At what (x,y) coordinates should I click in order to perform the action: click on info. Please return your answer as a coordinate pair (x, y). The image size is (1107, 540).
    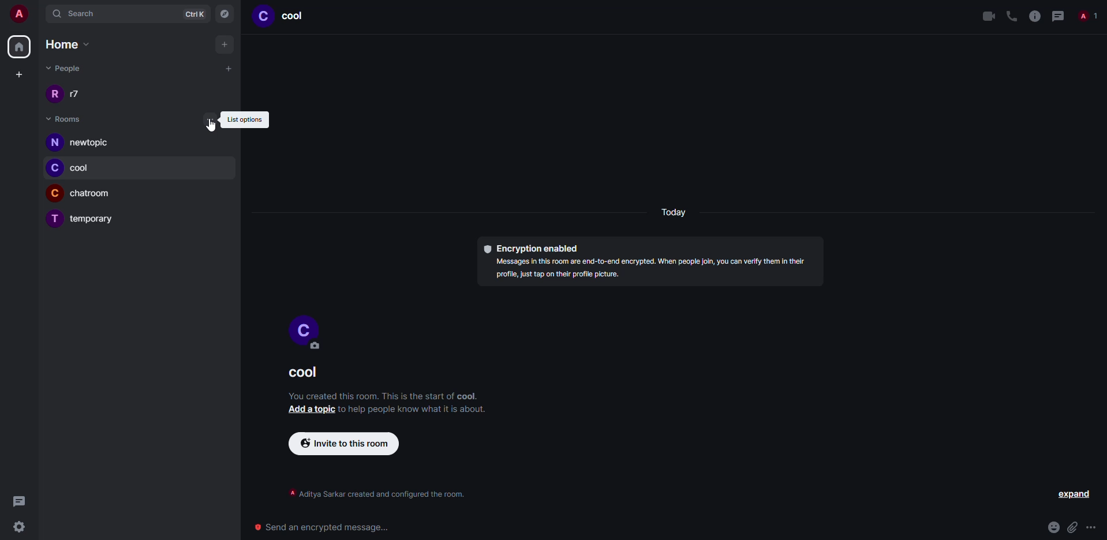
    Looking at the image, I should click on (1033, 16).